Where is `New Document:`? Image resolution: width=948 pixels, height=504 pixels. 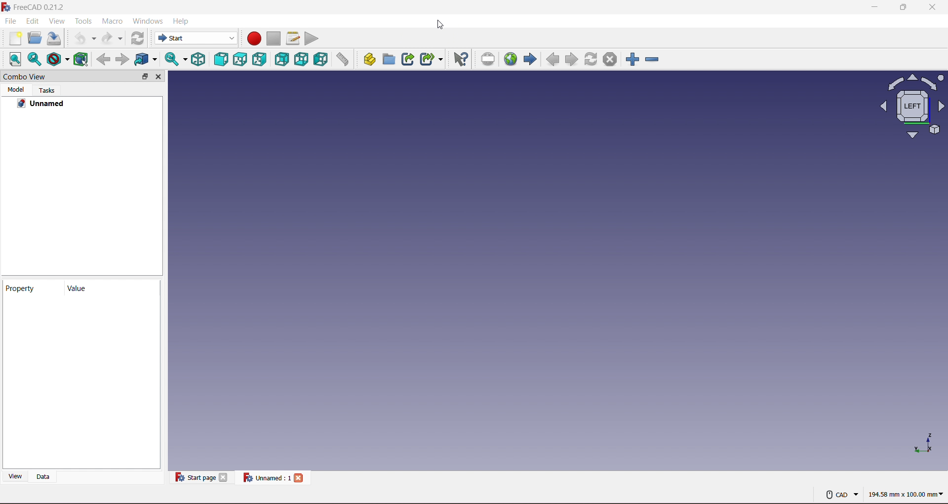 New Document: is located at coordinates (16, 39).